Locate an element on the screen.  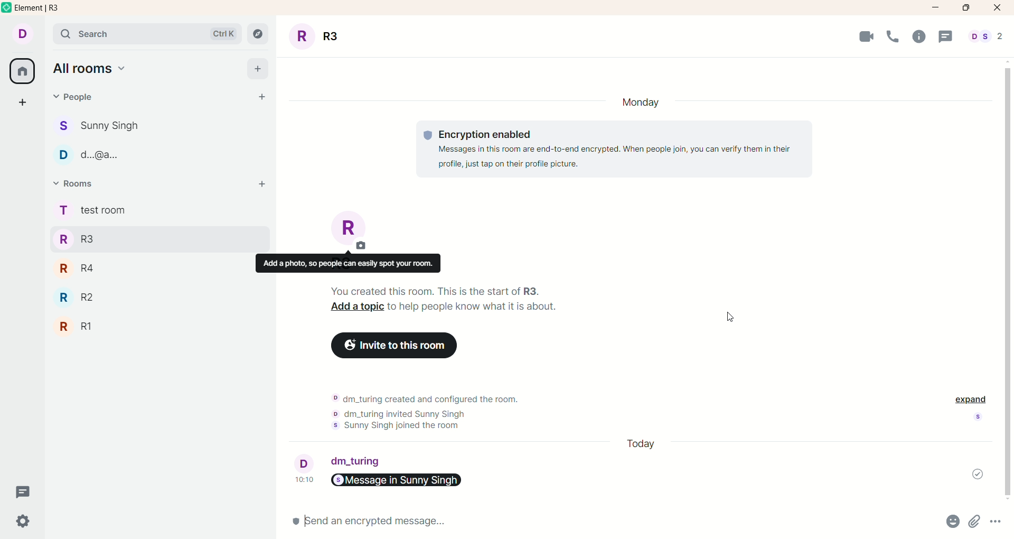
element is located at coordinates (54, 10).